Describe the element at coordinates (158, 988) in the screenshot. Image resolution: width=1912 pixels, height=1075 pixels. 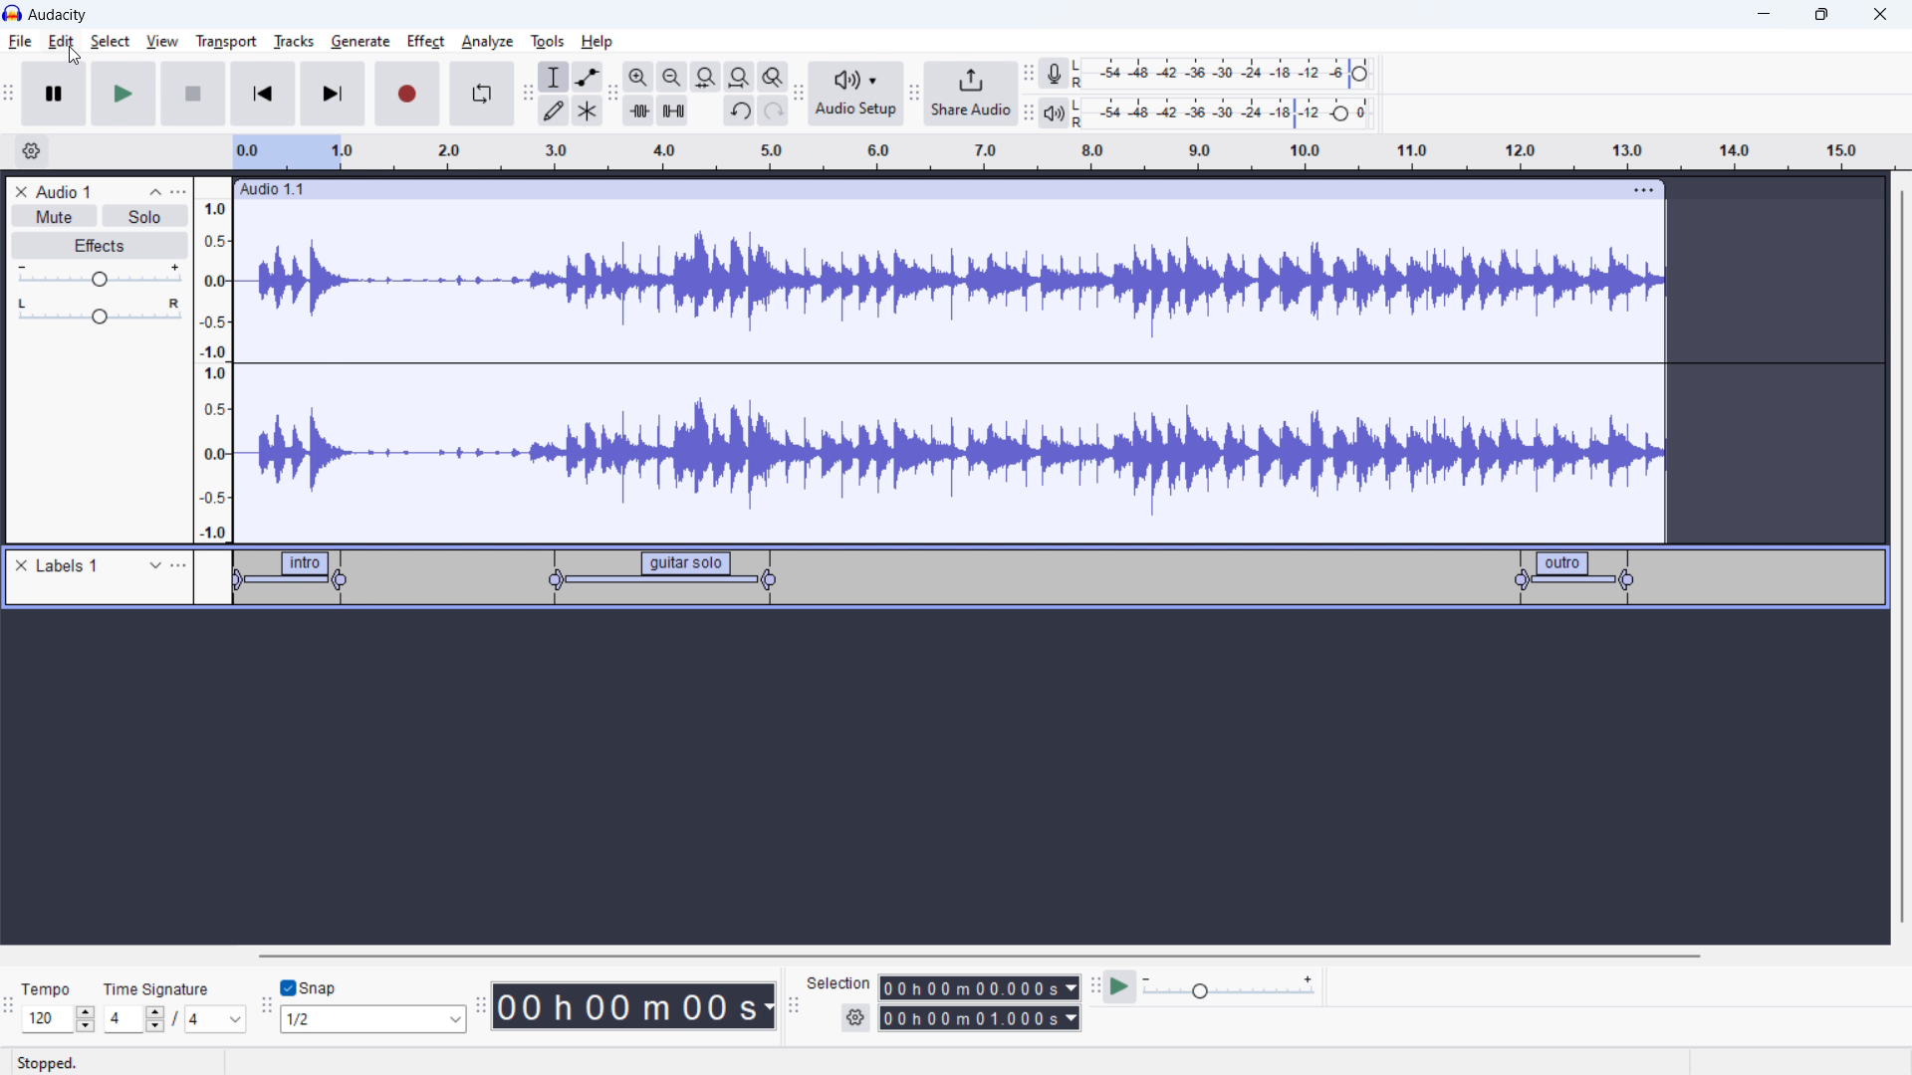
I see `time signature` at that location.